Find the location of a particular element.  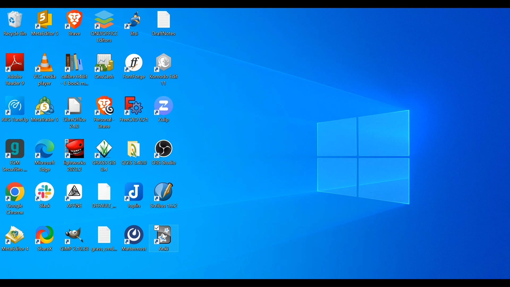

OBS Studio Desktop icon is located at coordinates (165, 153).